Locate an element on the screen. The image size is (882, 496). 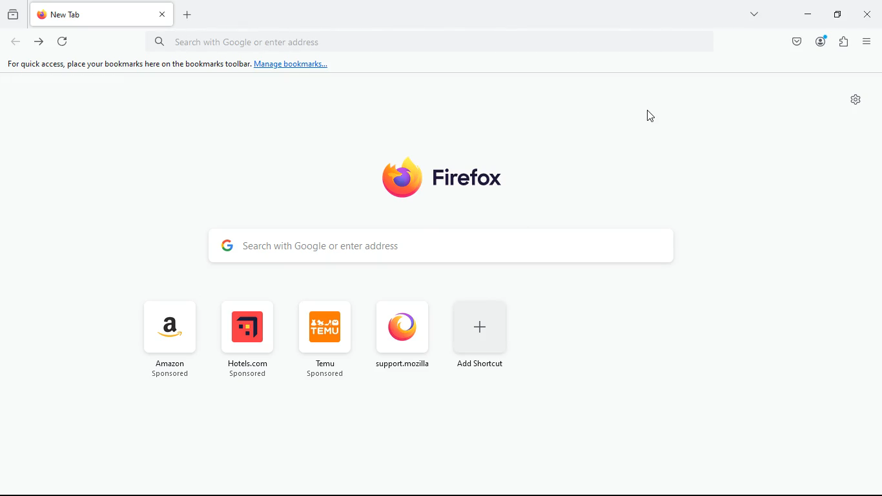
add shortcut is located at coordinates (482, 340).